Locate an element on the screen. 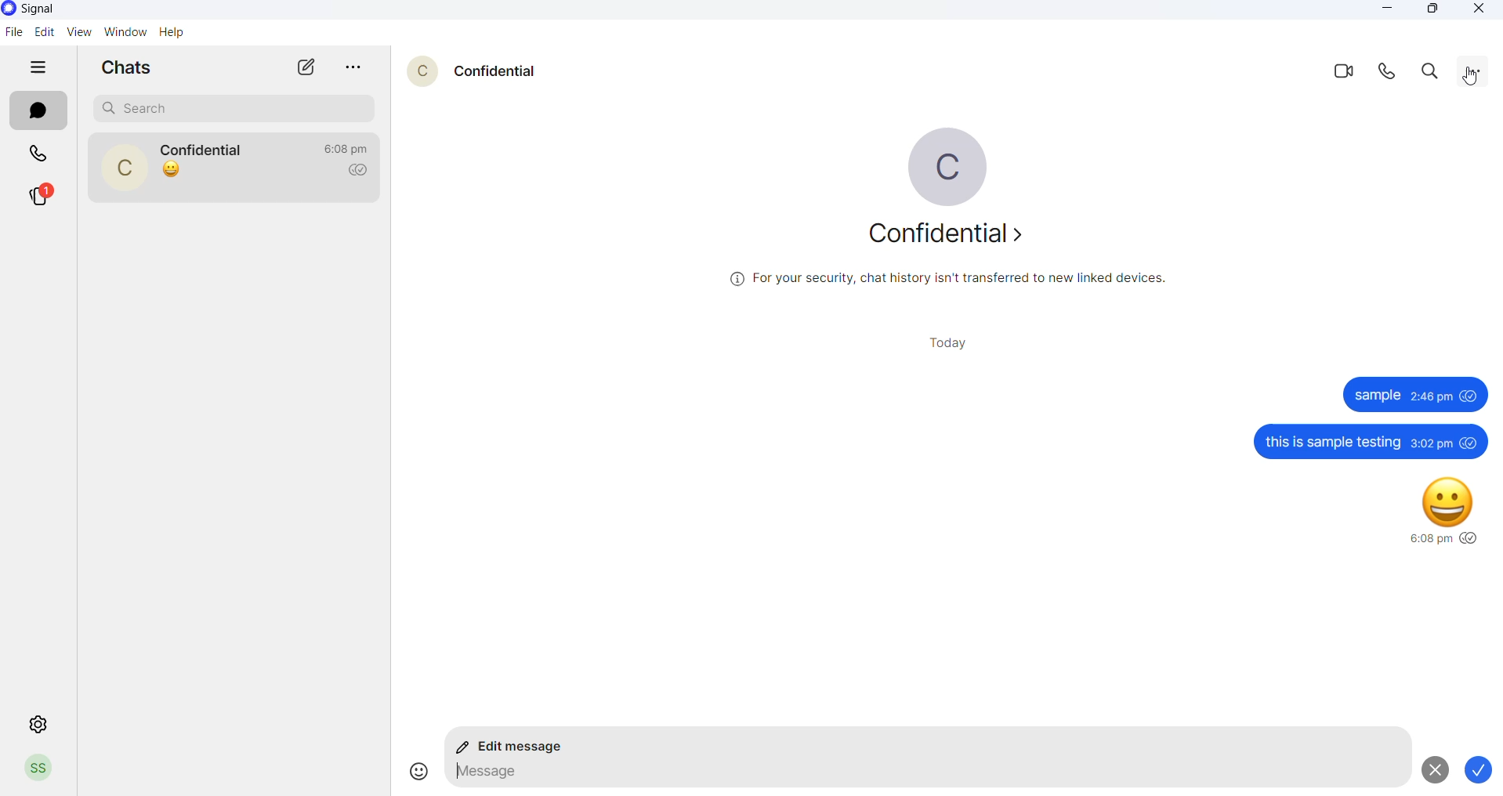  settings is located at coordinates (40, 722).